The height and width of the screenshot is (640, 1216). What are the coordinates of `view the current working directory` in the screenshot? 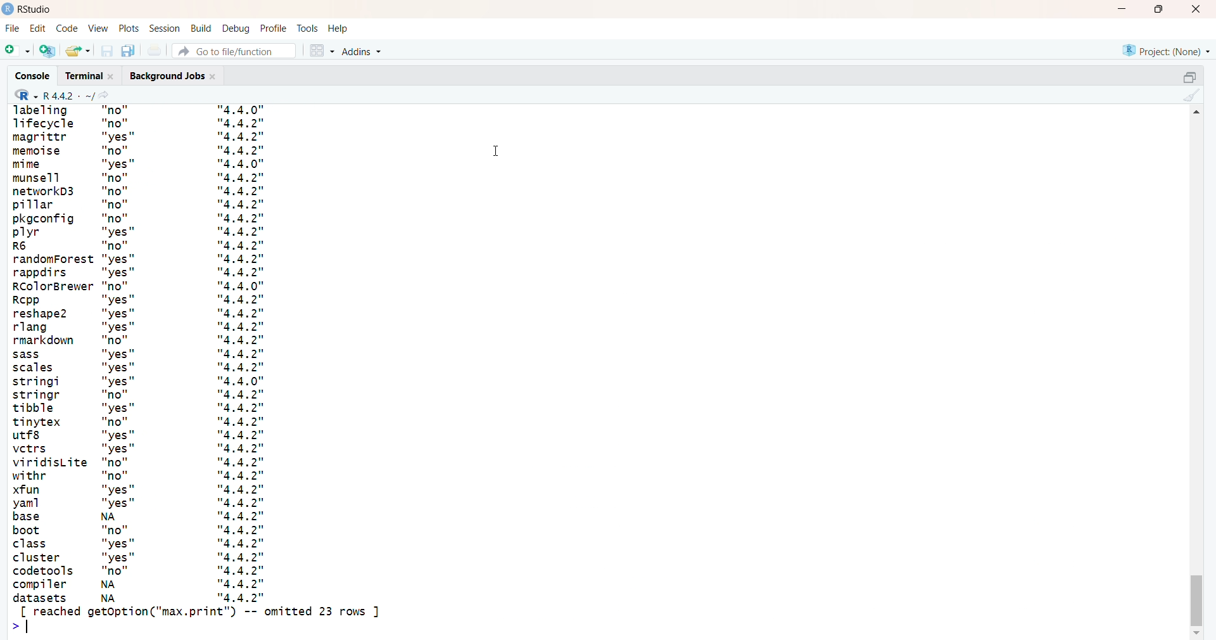 It's located at (104, 96).